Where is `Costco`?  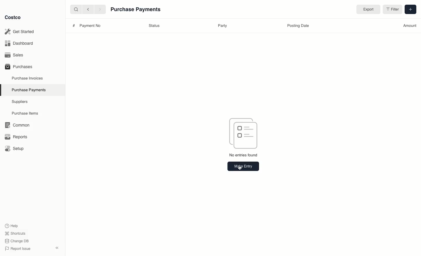
Costco is located at coordinates (13, 17).